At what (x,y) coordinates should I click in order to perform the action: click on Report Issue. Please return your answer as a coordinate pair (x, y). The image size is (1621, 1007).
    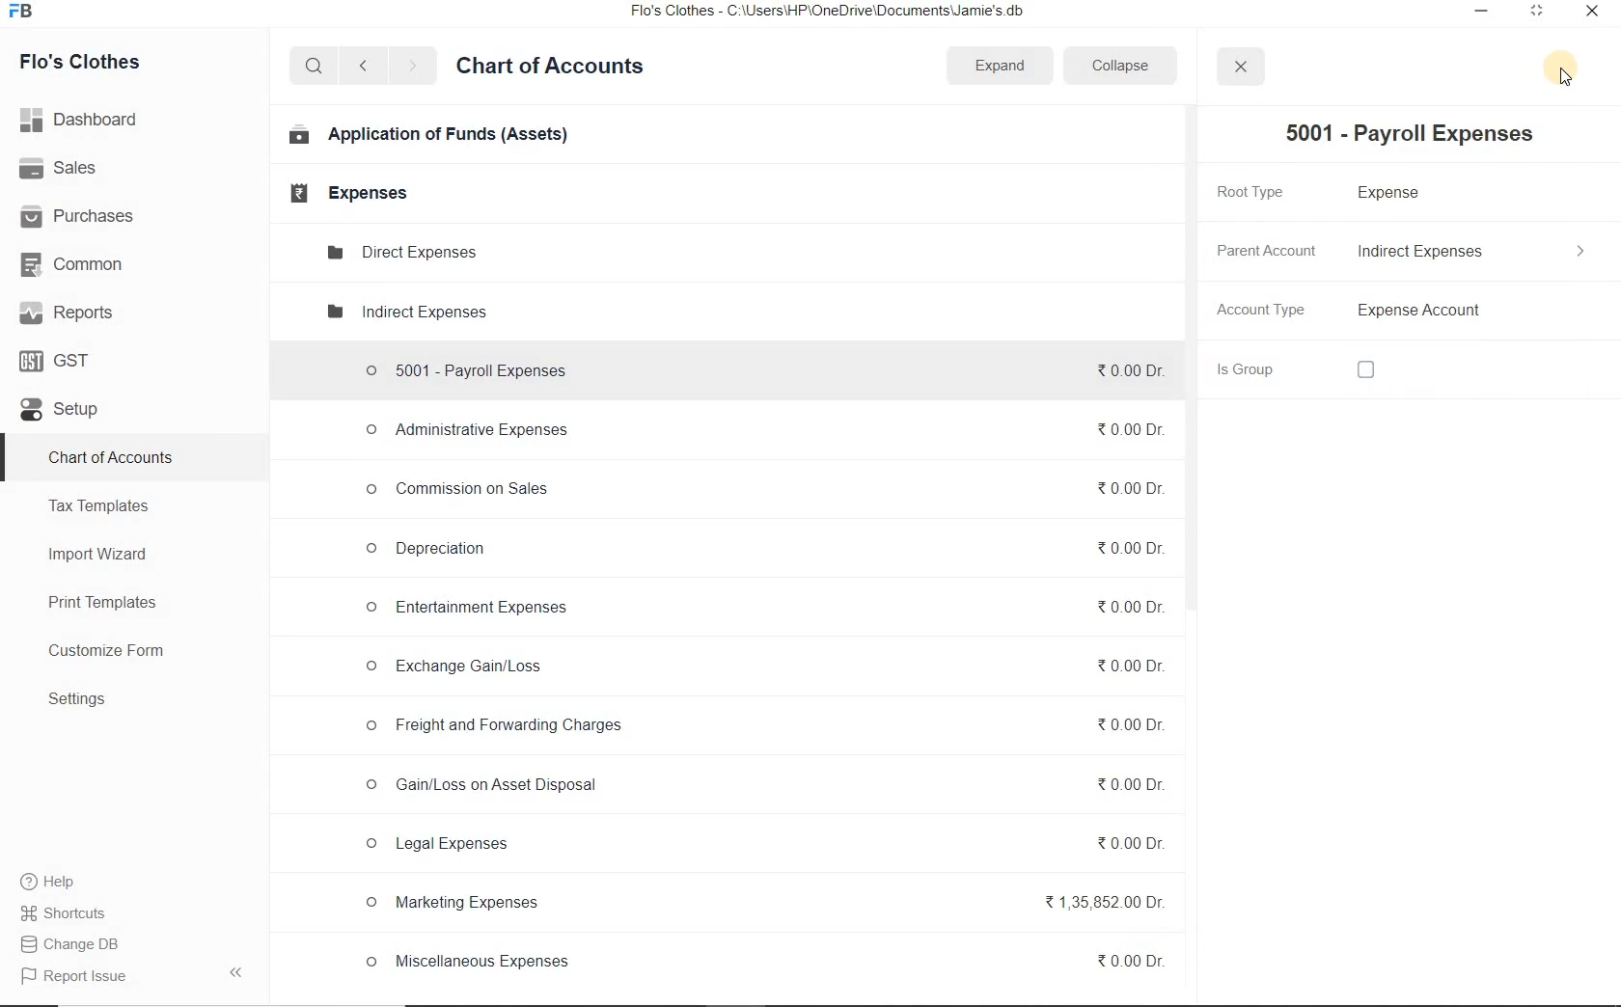
    Looking at the image, I should click on (69, 977).